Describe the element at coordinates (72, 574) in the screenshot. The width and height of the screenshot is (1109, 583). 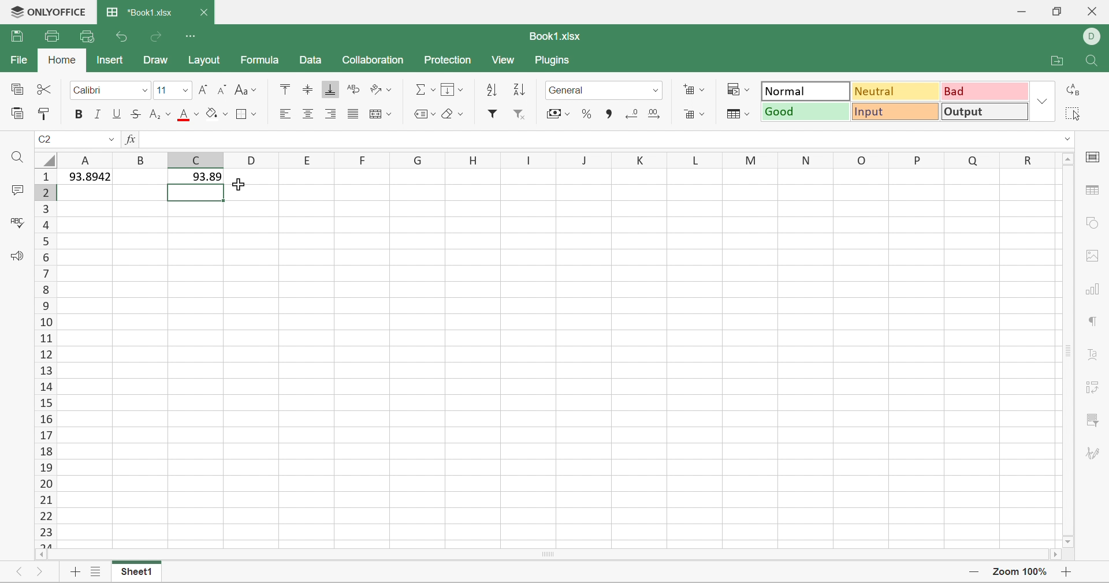
I see `Add sheet` at that location.